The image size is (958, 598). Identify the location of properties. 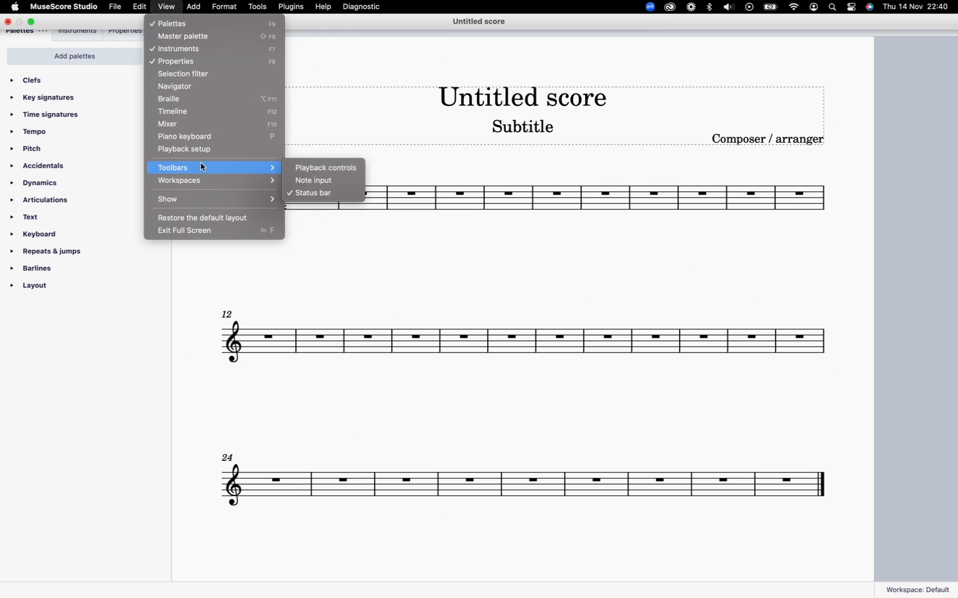
(125, 32).